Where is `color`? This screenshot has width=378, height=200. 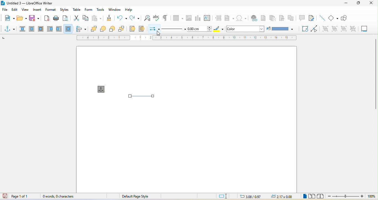 color is located at coordinates (239, 29).